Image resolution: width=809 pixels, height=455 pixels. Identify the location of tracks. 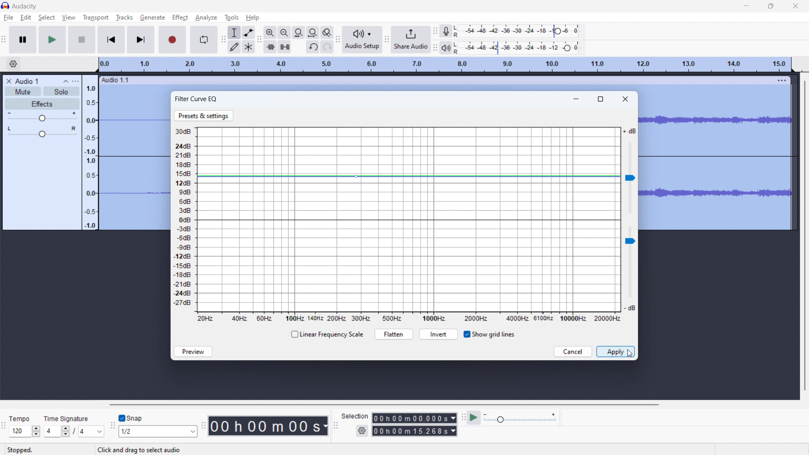
(124, 18).